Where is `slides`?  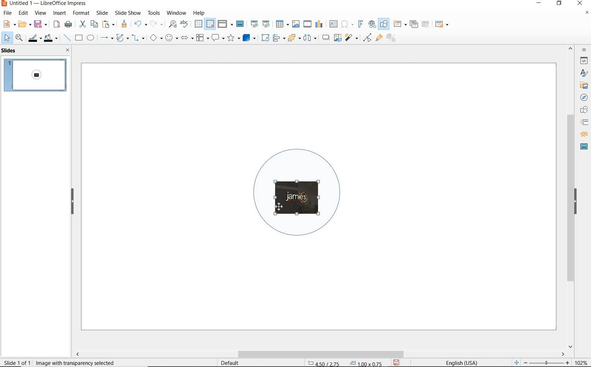
slides is located at coordinates (10, 51).